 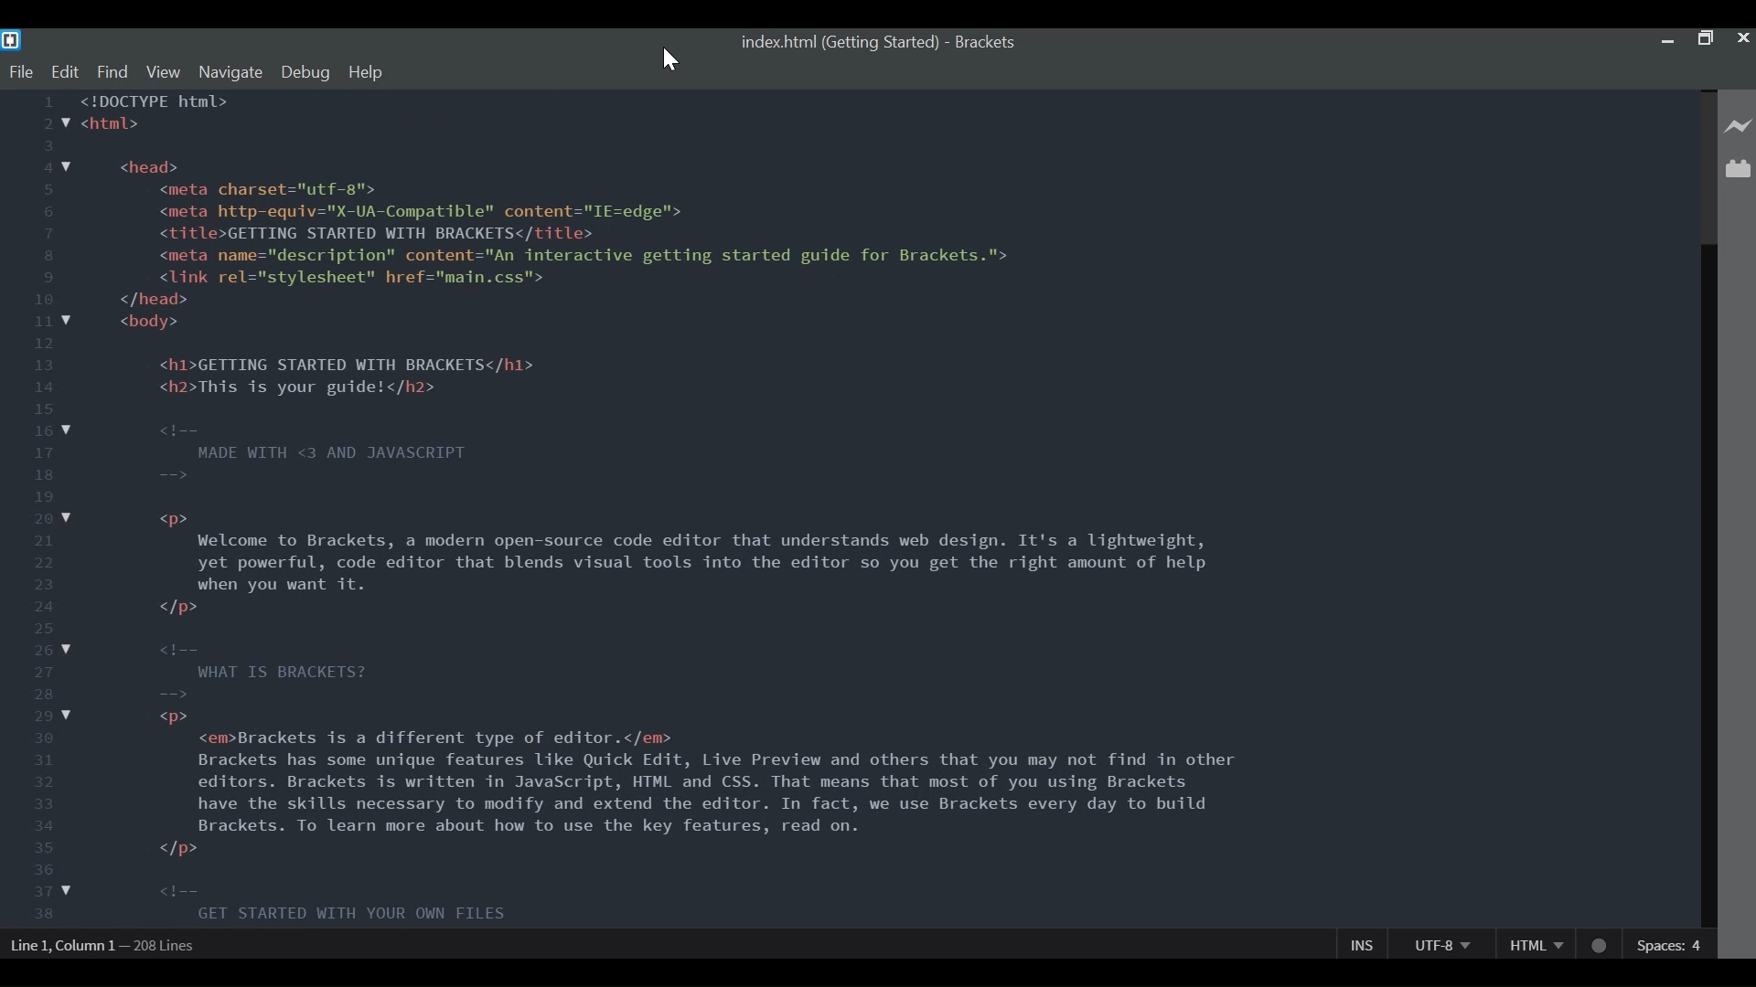 I want to click on <!DOCTYPE html>
<html>
<head>
<meta charset="utf-8">
<meta http-equiv="X-UA-Compatible" content="IE=edge">
<title>GETTING STARTED WITH BRACKETS</title>
<meta name="description" content="An interactive getting started guide for Brackets.">
<link rel="stylesheet" href="main.css">
</head>
<body>
<h1>GETTING STARTED WITH BRACKETS</h1>
<h2>This is your guide!</h2>
<t--
MADE WITH <3 AND JAVASCRIPT
<p>
Welcome to Brackets, a modern open-source code editor that understands web design. It's a lightweight,
yet powerful, code editor that blends visual tools into the editor so you get the right amount of help
when you want it.
</p>
<t--
WHAT IS BRACKETS?
<p>
<em>Brackets is a different type of editor.</em>
Brackets has some unique features like Quick Edit, Live Preview and others that you may not find in other
editors. Brackets is written in JavaScript, HTML and CSS. That means that most of you using Brackets
have the skills necessary to modify and extend the editor. In fact, we use Brackets every day to build
Brackets. To learn more about how to use the key features, read on.
</p>
fee
GET STARTED WITH YOUR OWN FILES, so click(x=680, y=511).